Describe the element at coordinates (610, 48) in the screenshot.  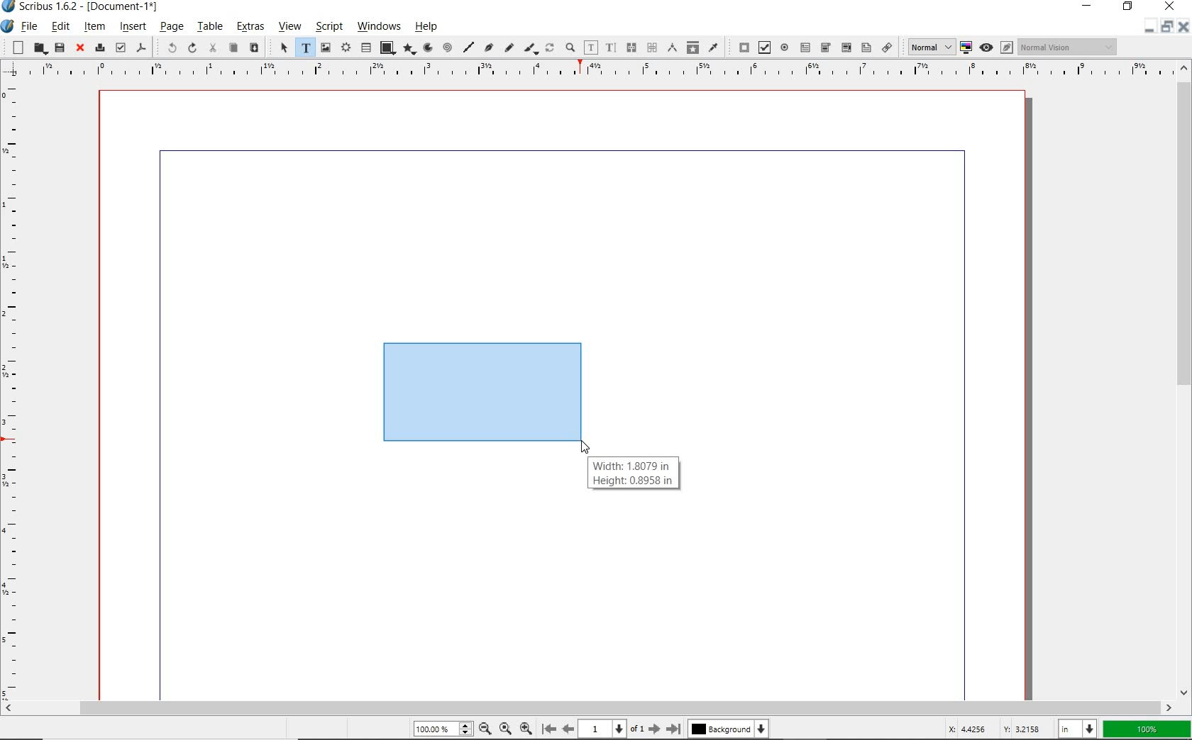
I see `edit text with story editor` at that location.